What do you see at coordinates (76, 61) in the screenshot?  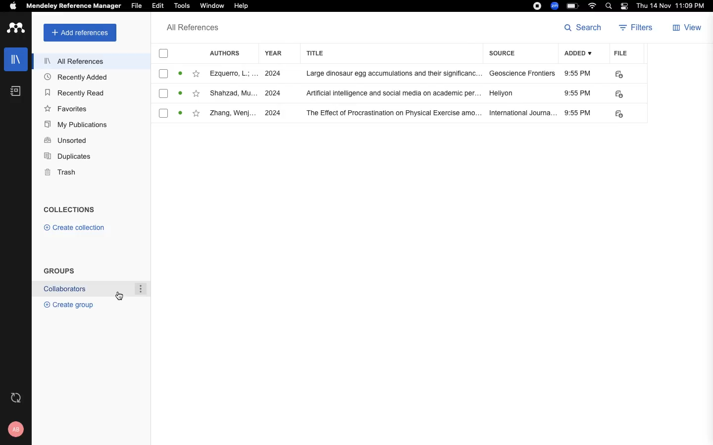 I see `All References` at bounding box center [76, 61].